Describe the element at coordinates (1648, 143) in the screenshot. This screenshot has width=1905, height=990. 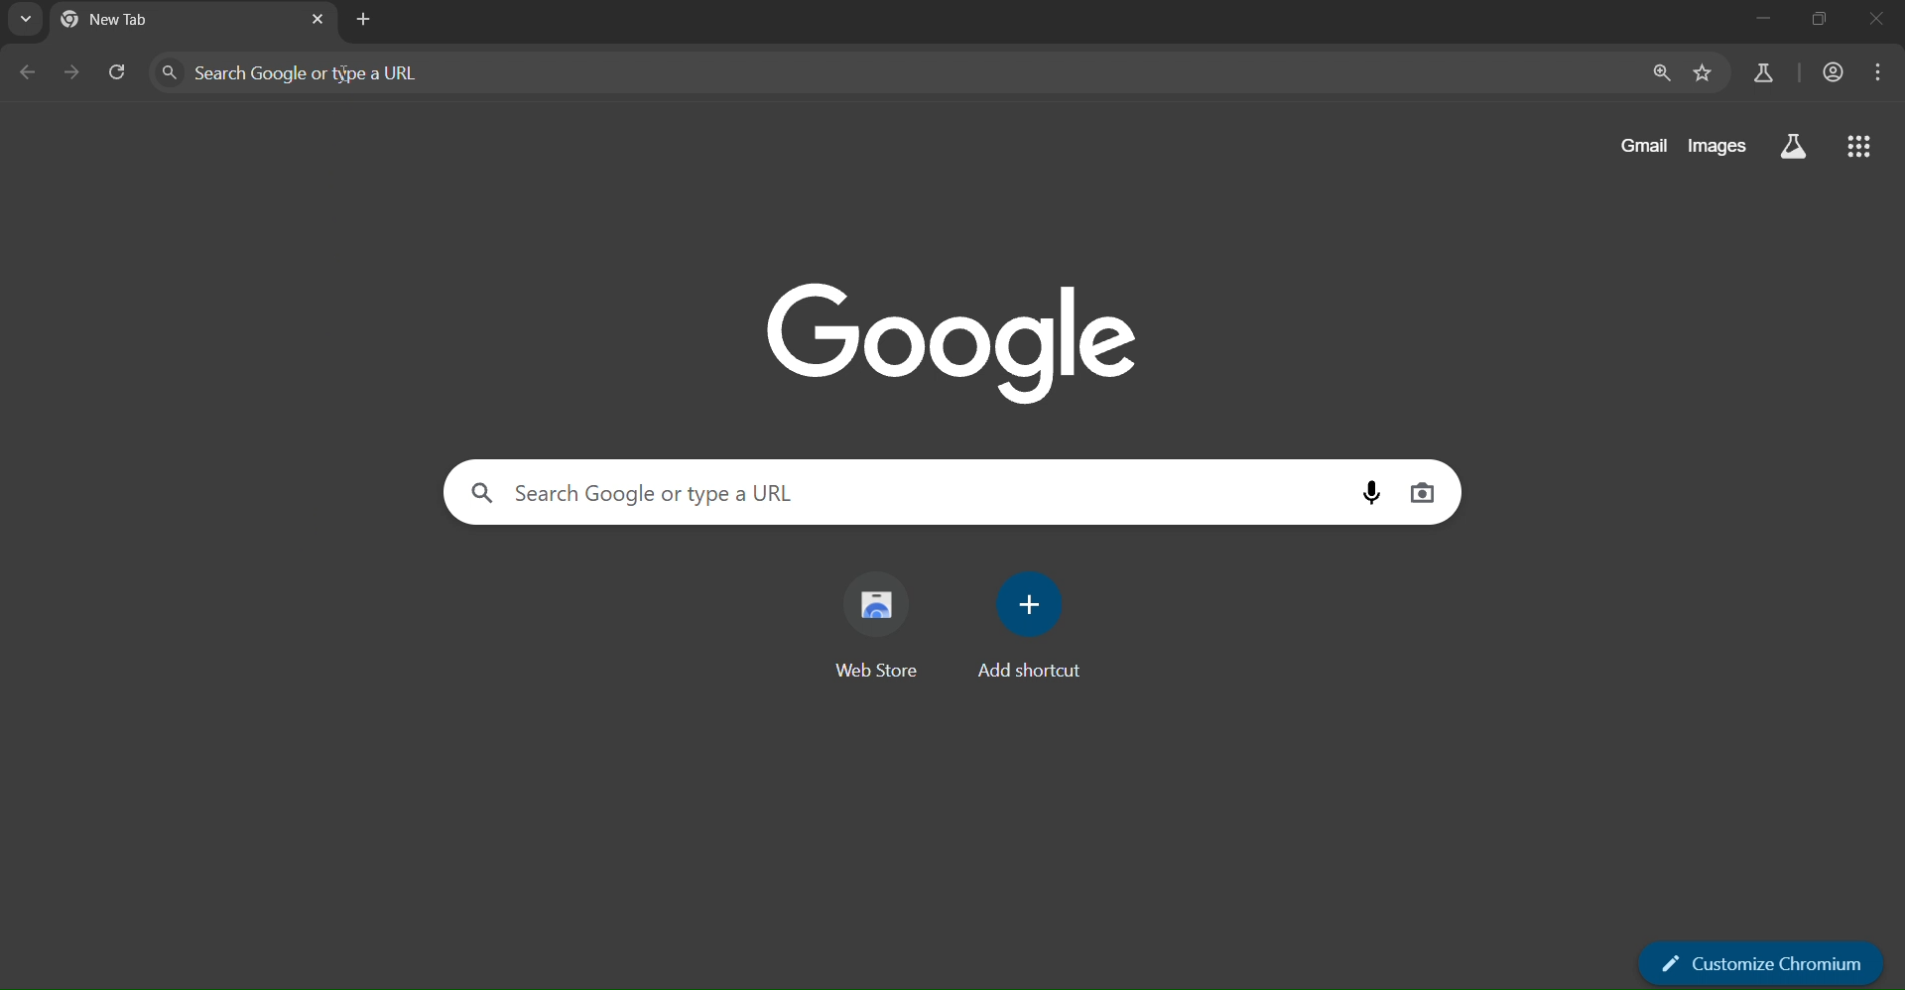
I see `gmail` at that location.